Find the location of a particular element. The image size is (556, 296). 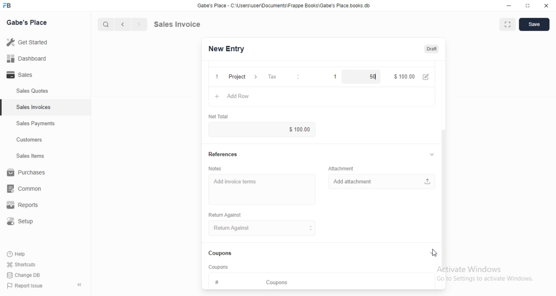

minimize is located at coordinates (505, 7).